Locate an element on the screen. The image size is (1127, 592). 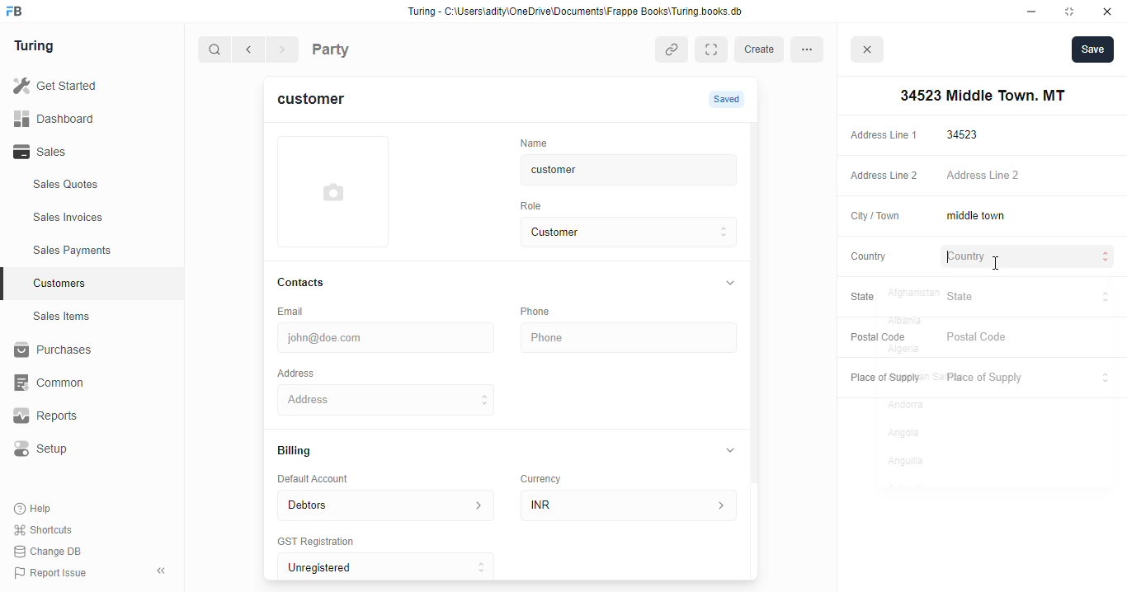
Customer is located at coordinates (615, 233).